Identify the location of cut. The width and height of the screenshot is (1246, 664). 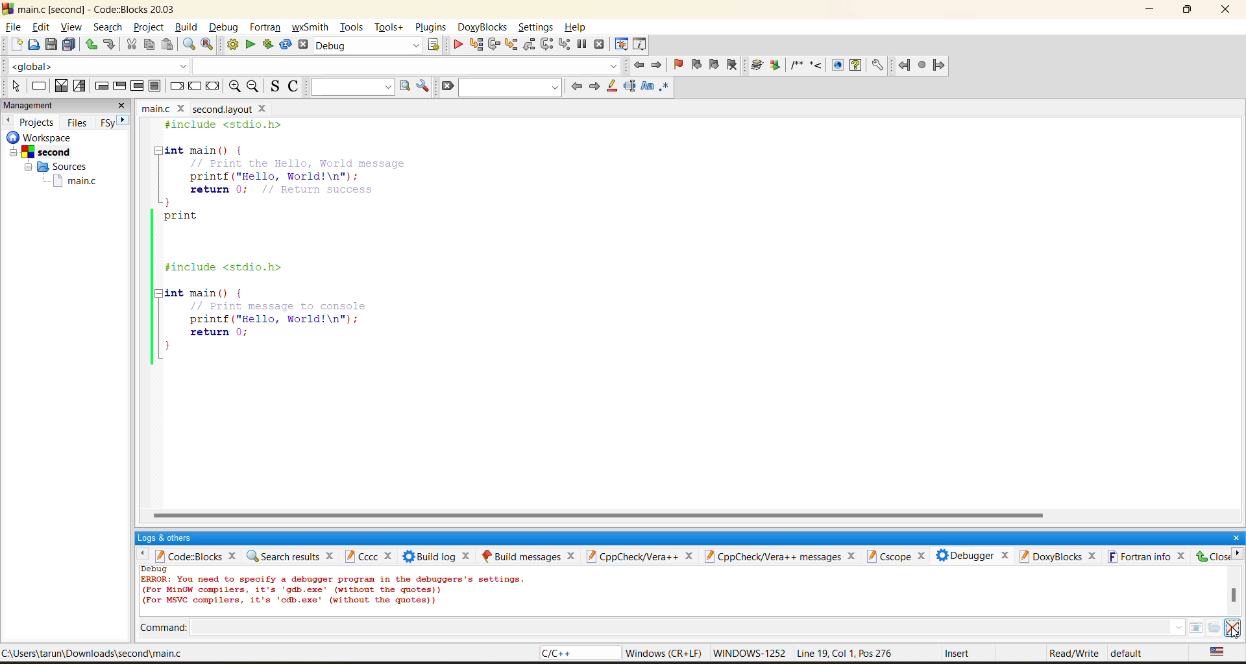
(132, 45).